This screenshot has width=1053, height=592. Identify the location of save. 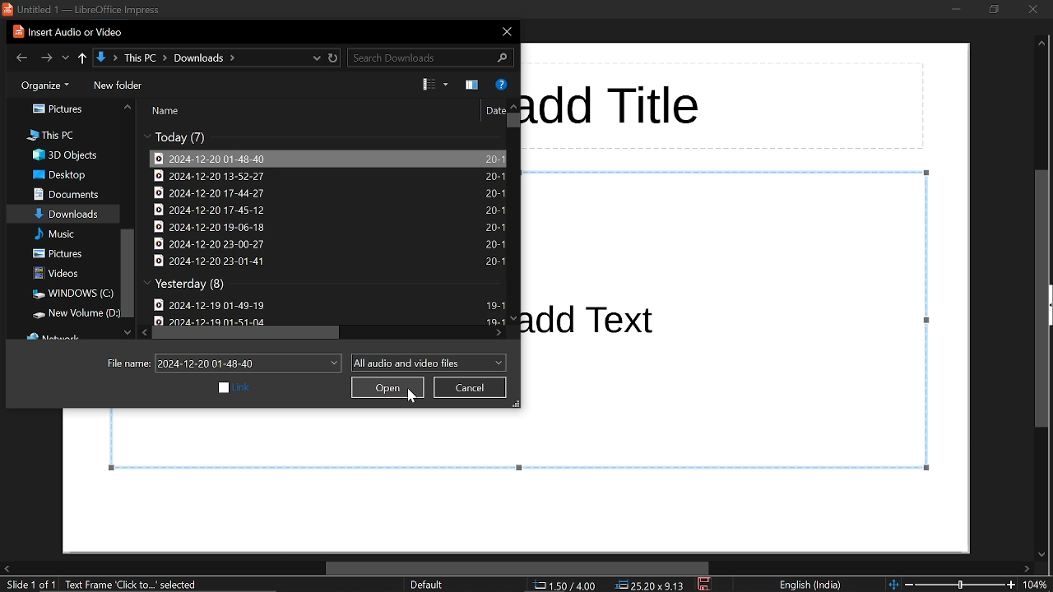
(705, 585).